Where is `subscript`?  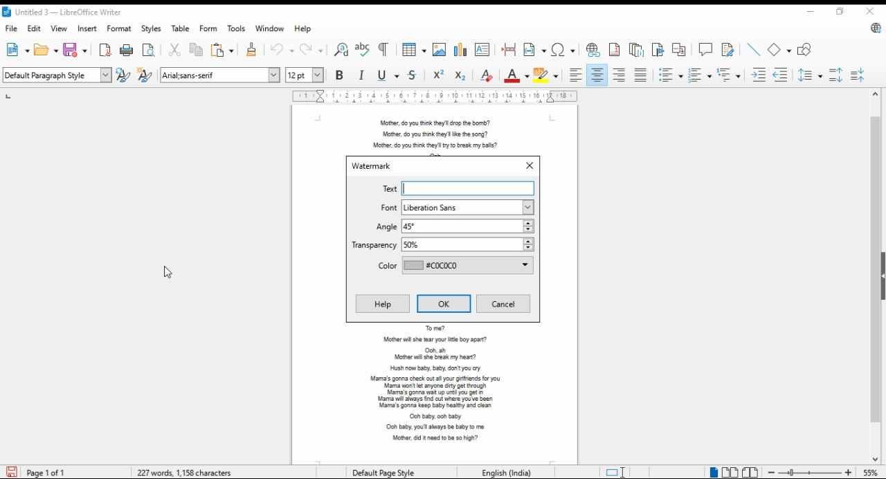
subscript is located at coordinates (460, 76).